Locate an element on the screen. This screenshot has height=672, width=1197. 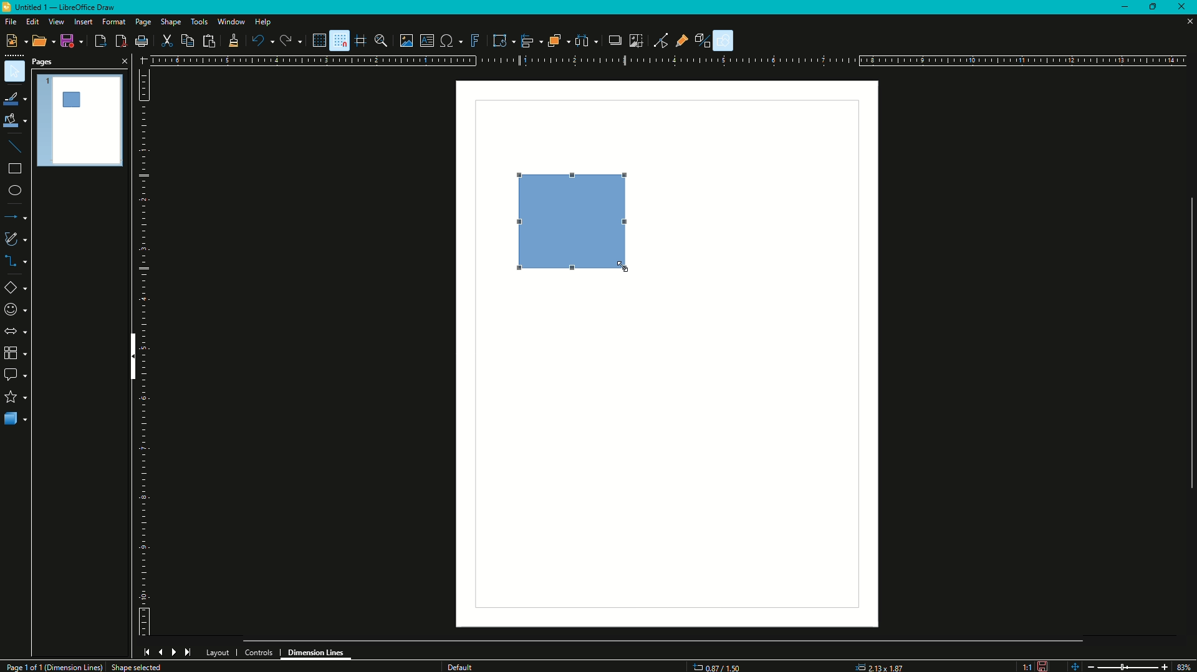
Select at least three objects is located at coordinates (586, 39).